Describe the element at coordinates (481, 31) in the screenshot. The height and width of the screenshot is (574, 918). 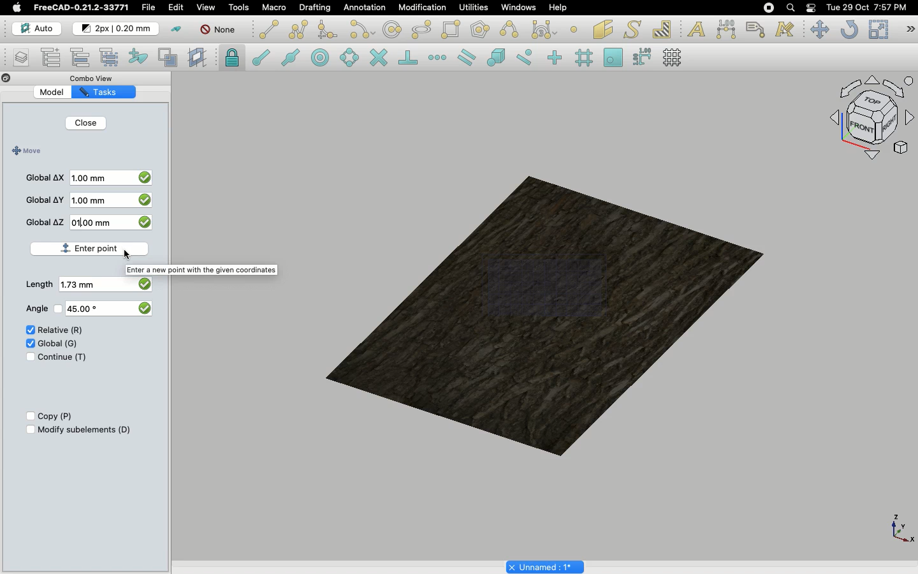
I see `Polygon` at that location.